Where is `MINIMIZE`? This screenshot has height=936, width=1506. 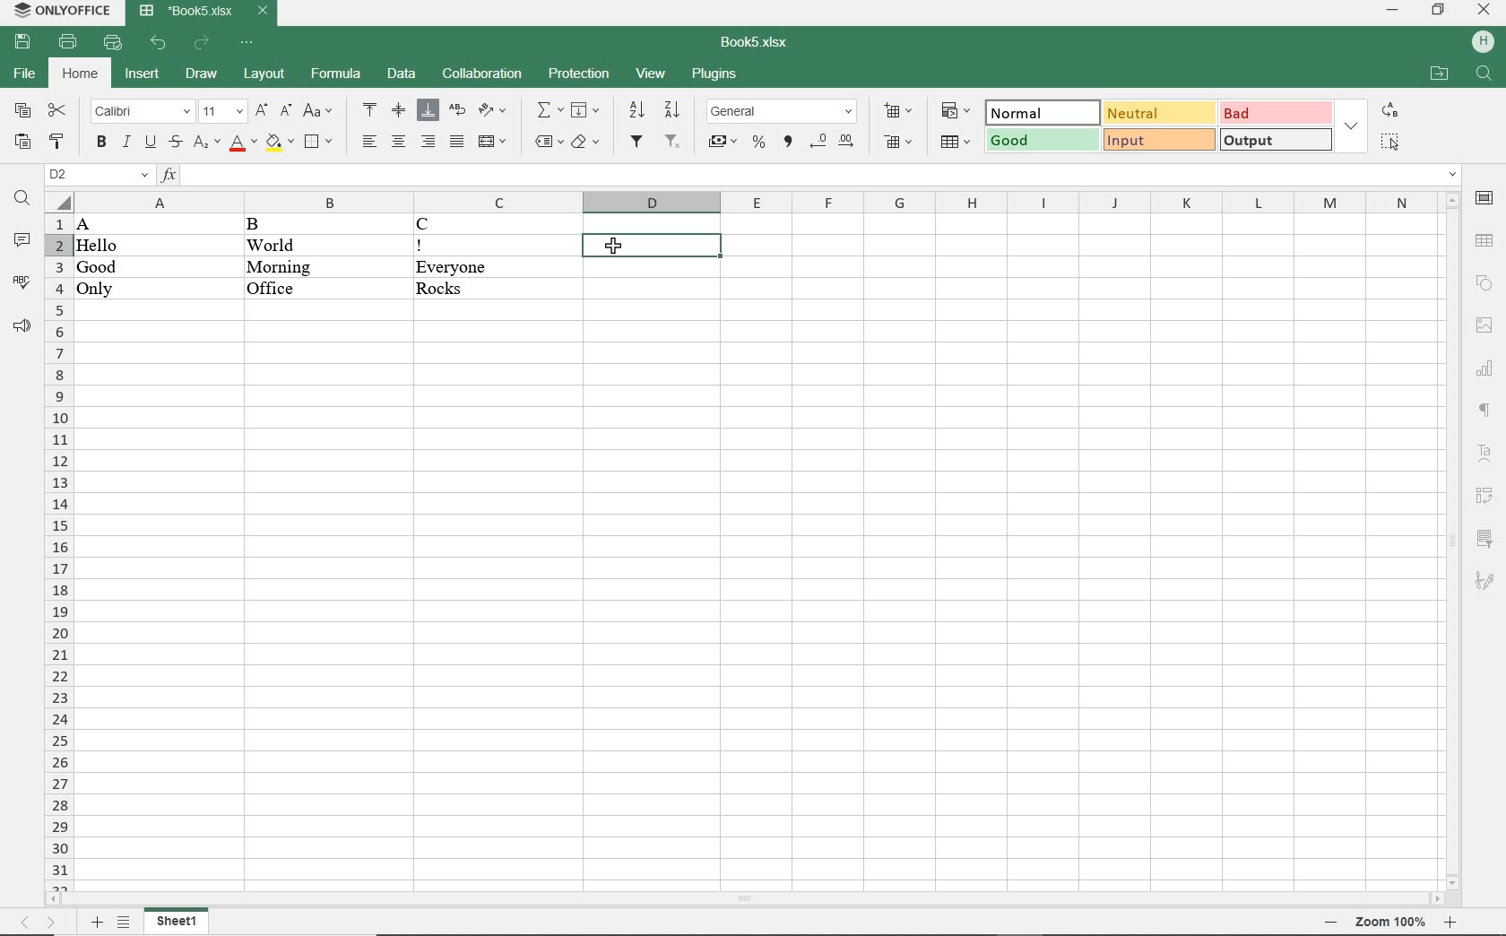 MINIMIZE is located at coordinates (1392, 11).